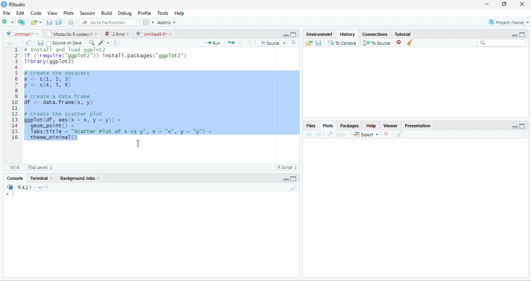 The width and height of the screenshot is (531, 281). What do you see at coordinates (375, 34) in the screenshot?
I see `Connections` at bounding box center [375, 34].